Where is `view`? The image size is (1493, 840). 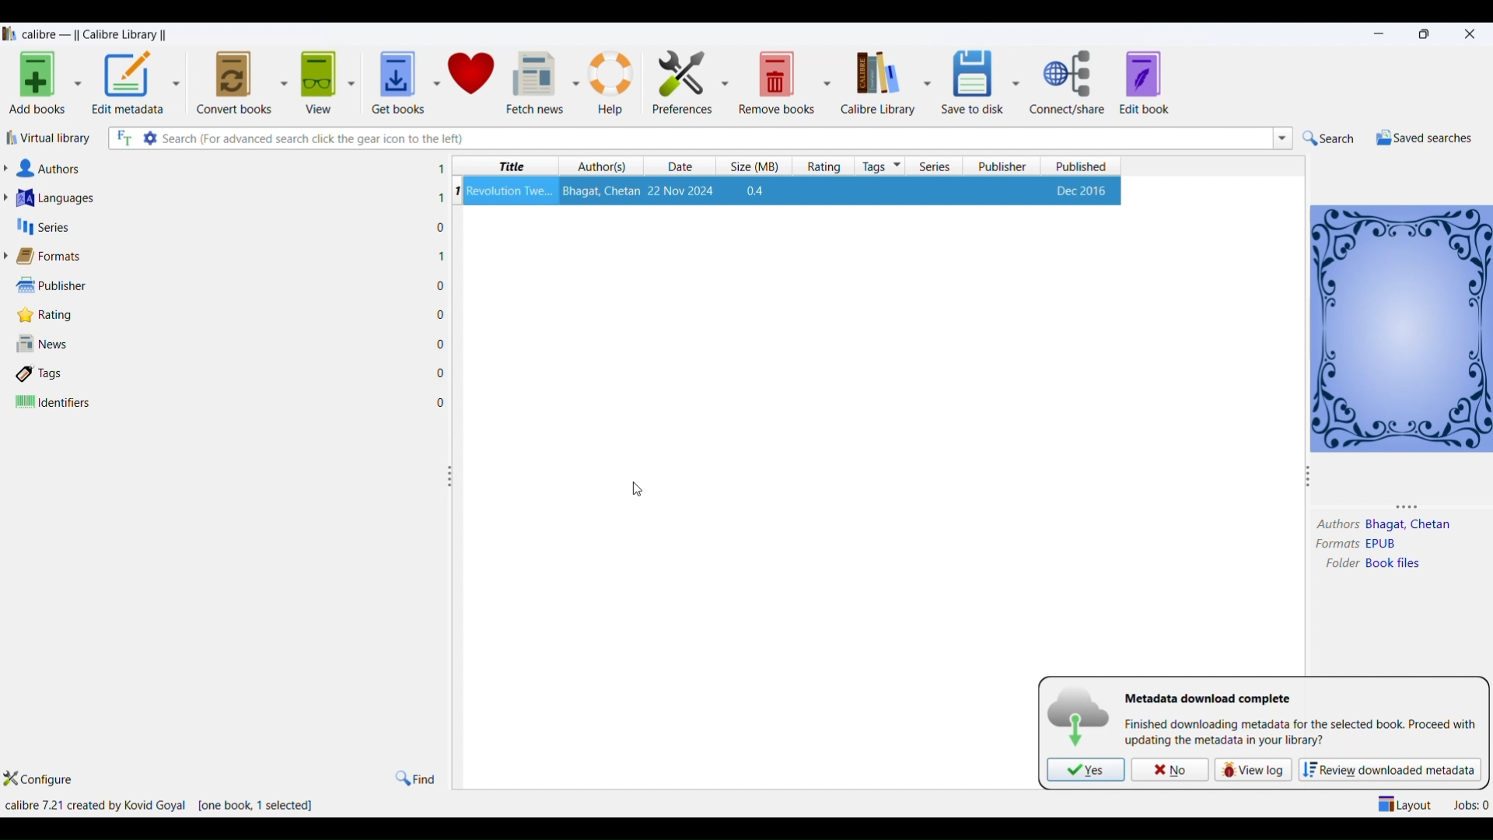 view is located at coordinates (316, 78).